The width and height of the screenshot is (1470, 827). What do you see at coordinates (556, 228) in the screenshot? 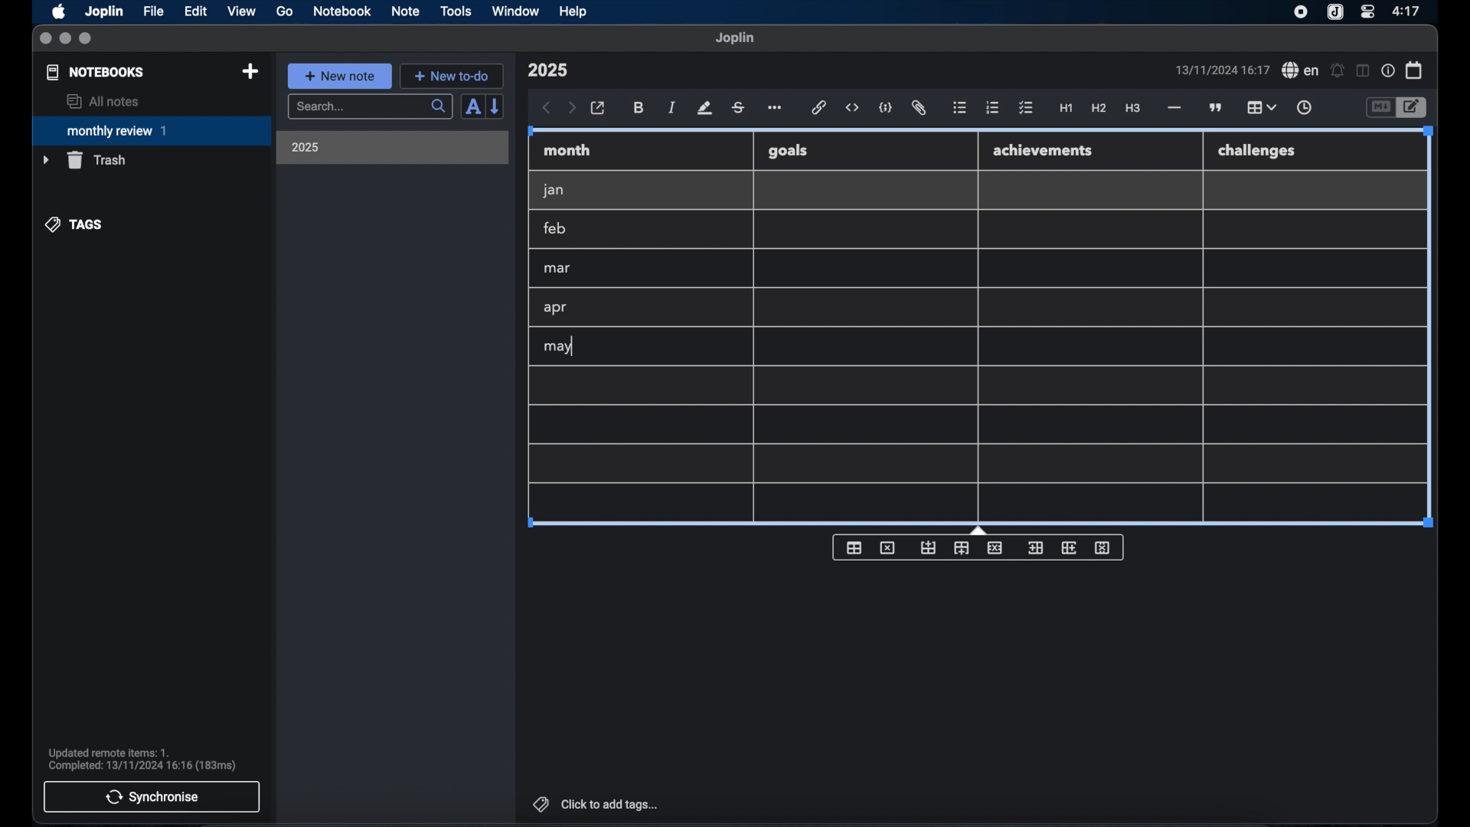
I see `feb` at bounding box center [556, 228].